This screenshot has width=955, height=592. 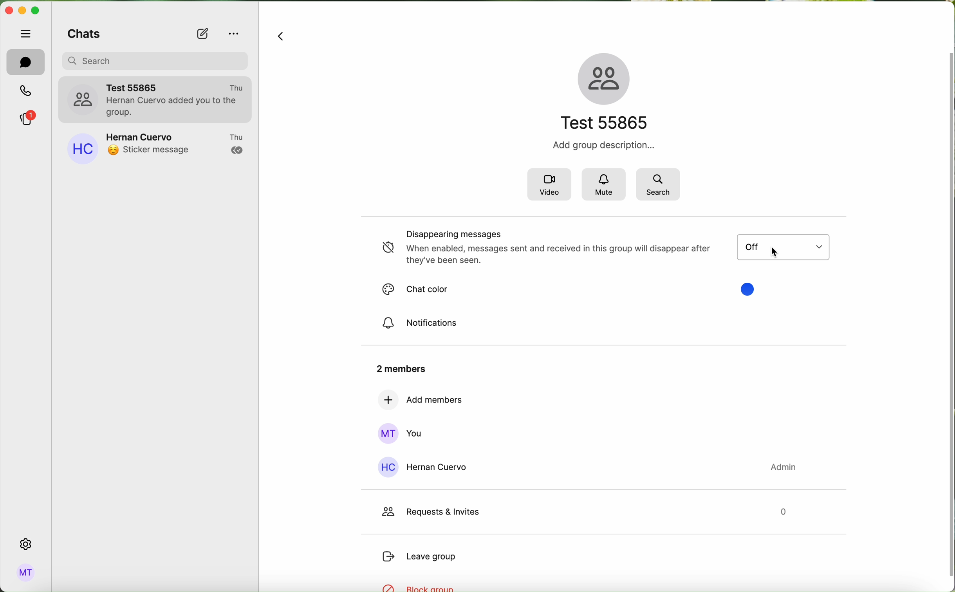 What do you see at coordinates (26, 574) in the screenshot?
I see `profile` at bounding box center [26, 574].